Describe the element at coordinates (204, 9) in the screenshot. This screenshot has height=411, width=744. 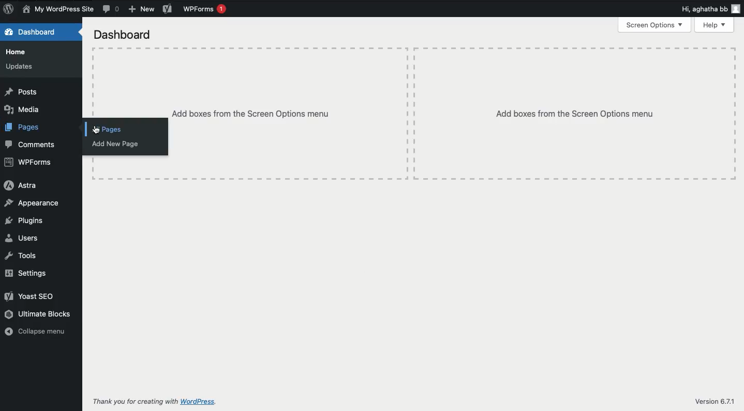
I see `WPForms` at that location.